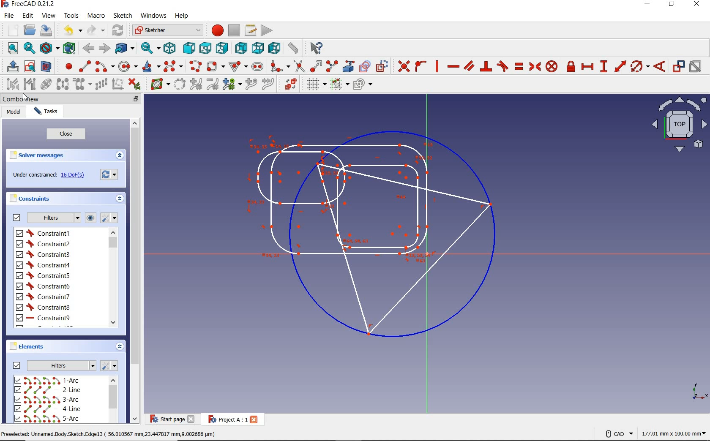 The height and width of the screenshot is (441, 710). I want to click on front, so click(188, 47).